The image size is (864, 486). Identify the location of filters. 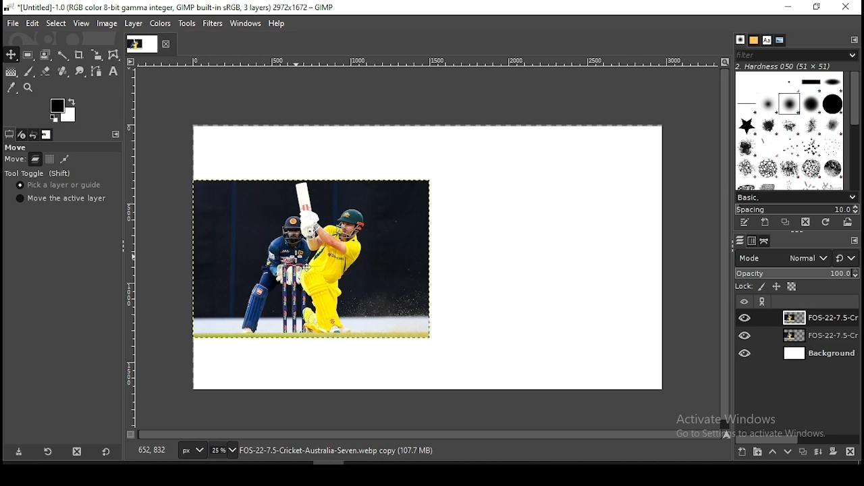
(213, 24).